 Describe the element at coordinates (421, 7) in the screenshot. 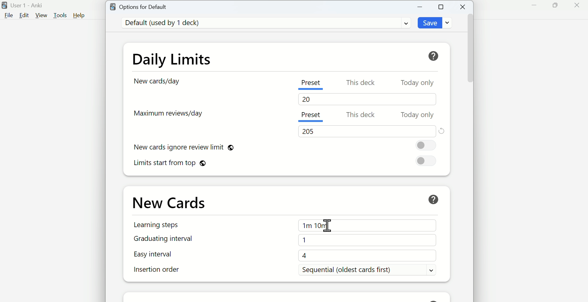

I see `Minimize` at that location.